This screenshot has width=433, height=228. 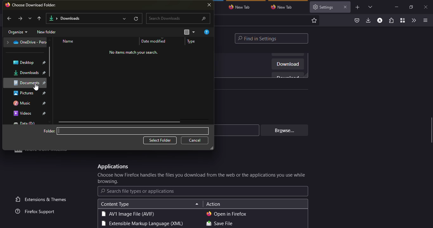 I want to click on save to pocket, so click(x=357, y=21).